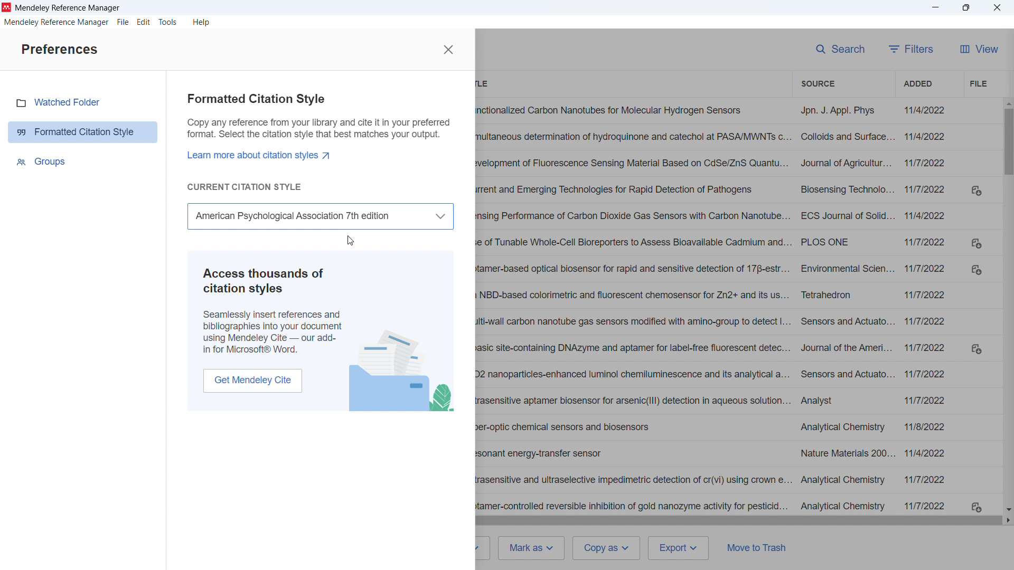 Image resolution: width=1014 pixels, height=570 pixels. I want to click on help, so click(202, 23).